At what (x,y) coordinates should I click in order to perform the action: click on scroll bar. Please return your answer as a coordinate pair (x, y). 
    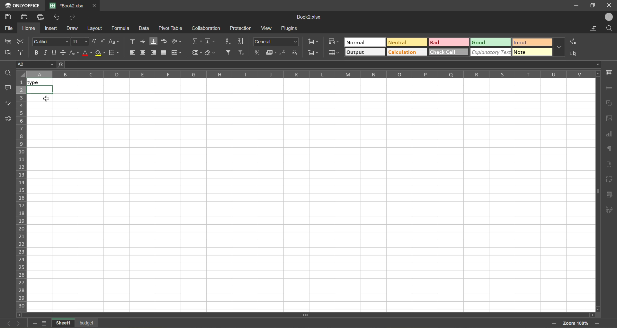
    Looking at the image, I should click on (596, 151).